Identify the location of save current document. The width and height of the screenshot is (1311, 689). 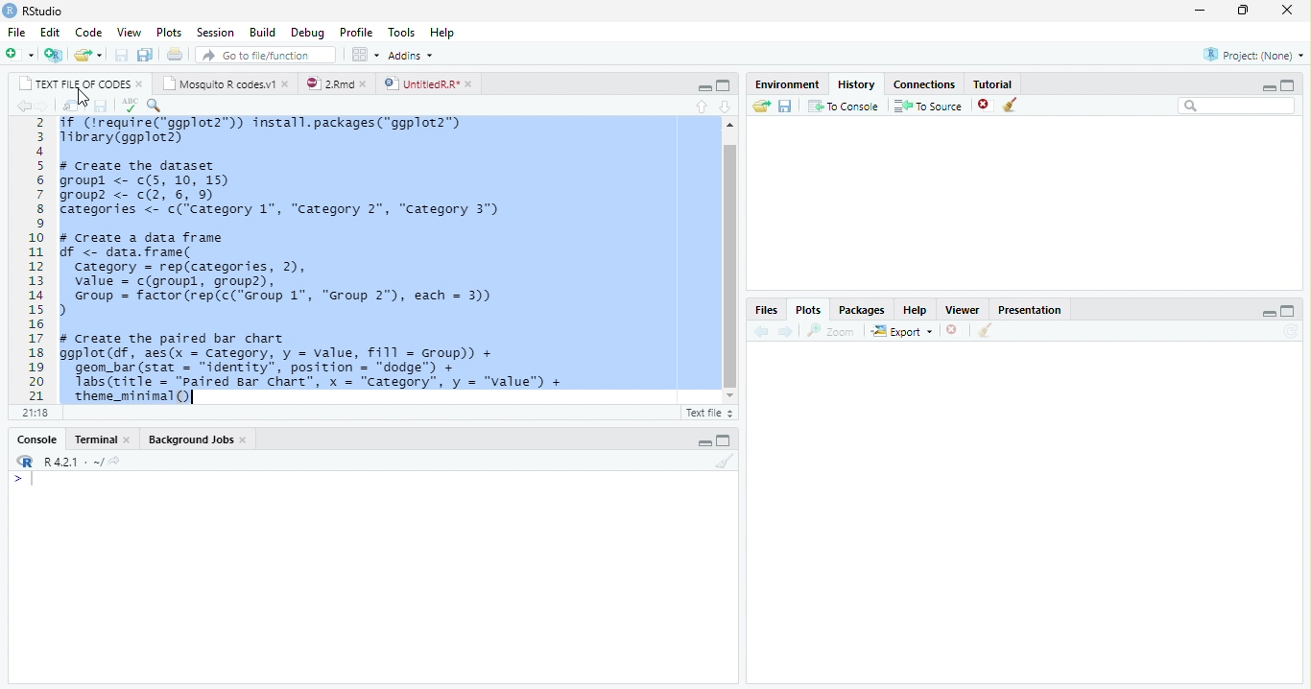
(121, 55).